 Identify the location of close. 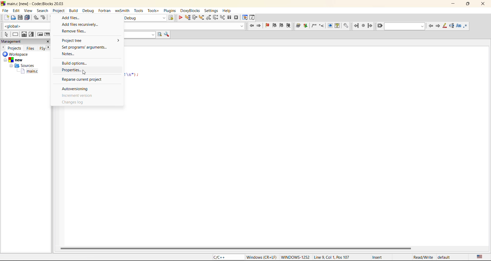
(49, 41).